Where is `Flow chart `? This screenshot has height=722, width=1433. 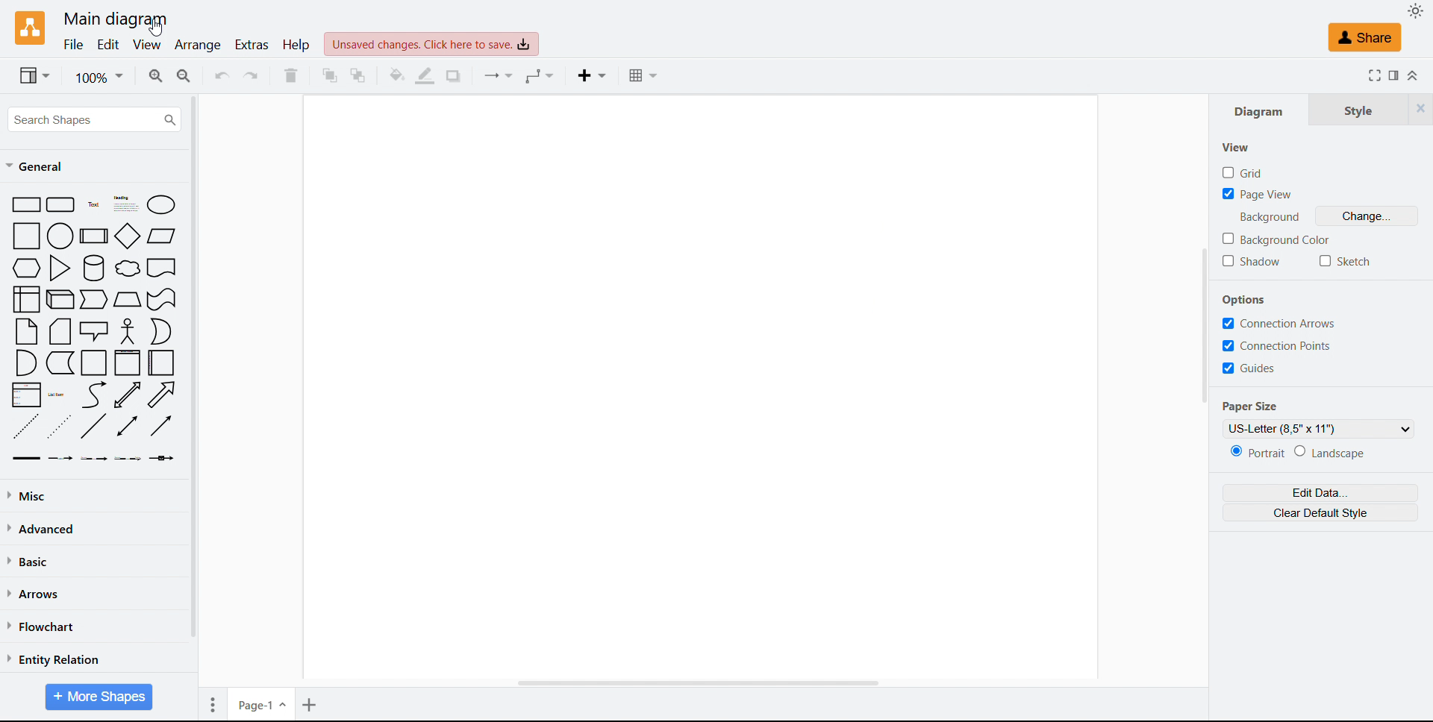 Flow chart  is located at coordinates (42, 627).